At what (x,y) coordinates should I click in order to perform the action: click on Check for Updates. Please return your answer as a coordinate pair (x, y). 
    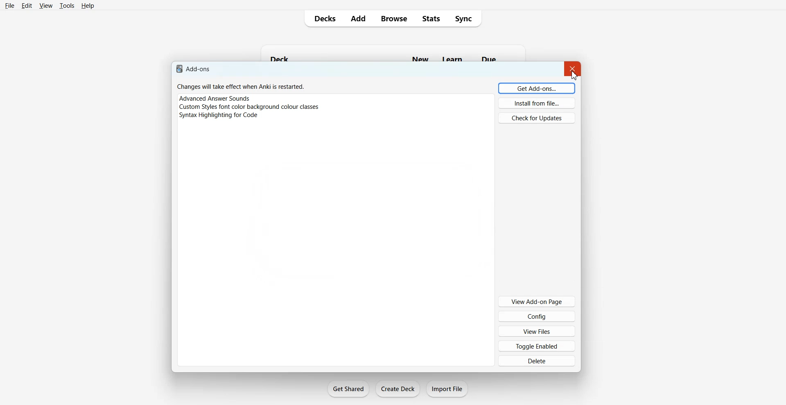
    Looking at the image, I should click on (536, 118).